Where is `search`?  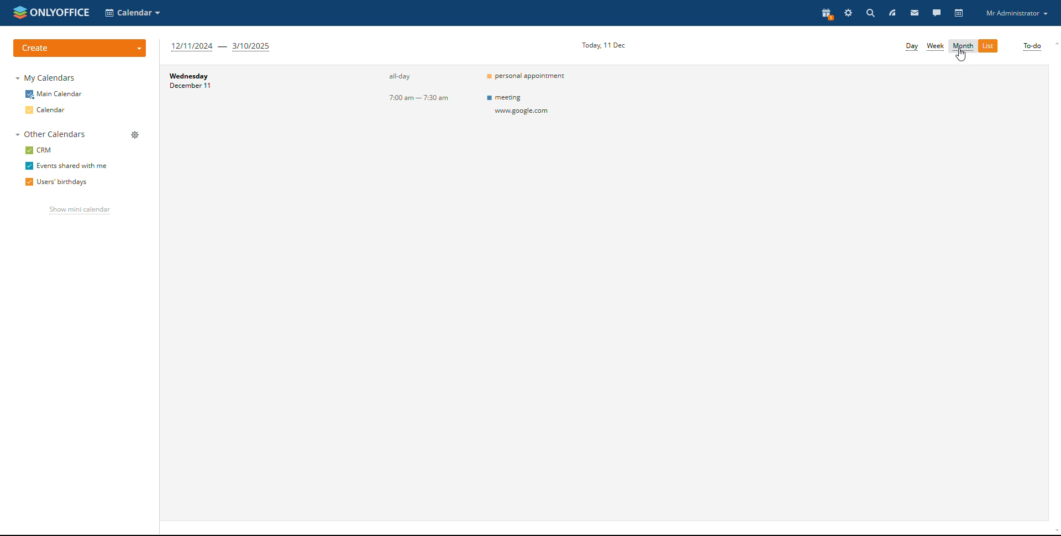 search is located at coordinates (869, 13).